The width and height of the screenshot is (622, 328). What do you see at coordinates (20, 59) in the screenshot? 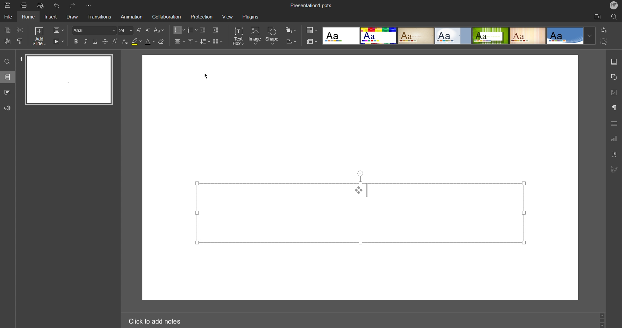
I see `slide number` at bounding box center [20, 59].